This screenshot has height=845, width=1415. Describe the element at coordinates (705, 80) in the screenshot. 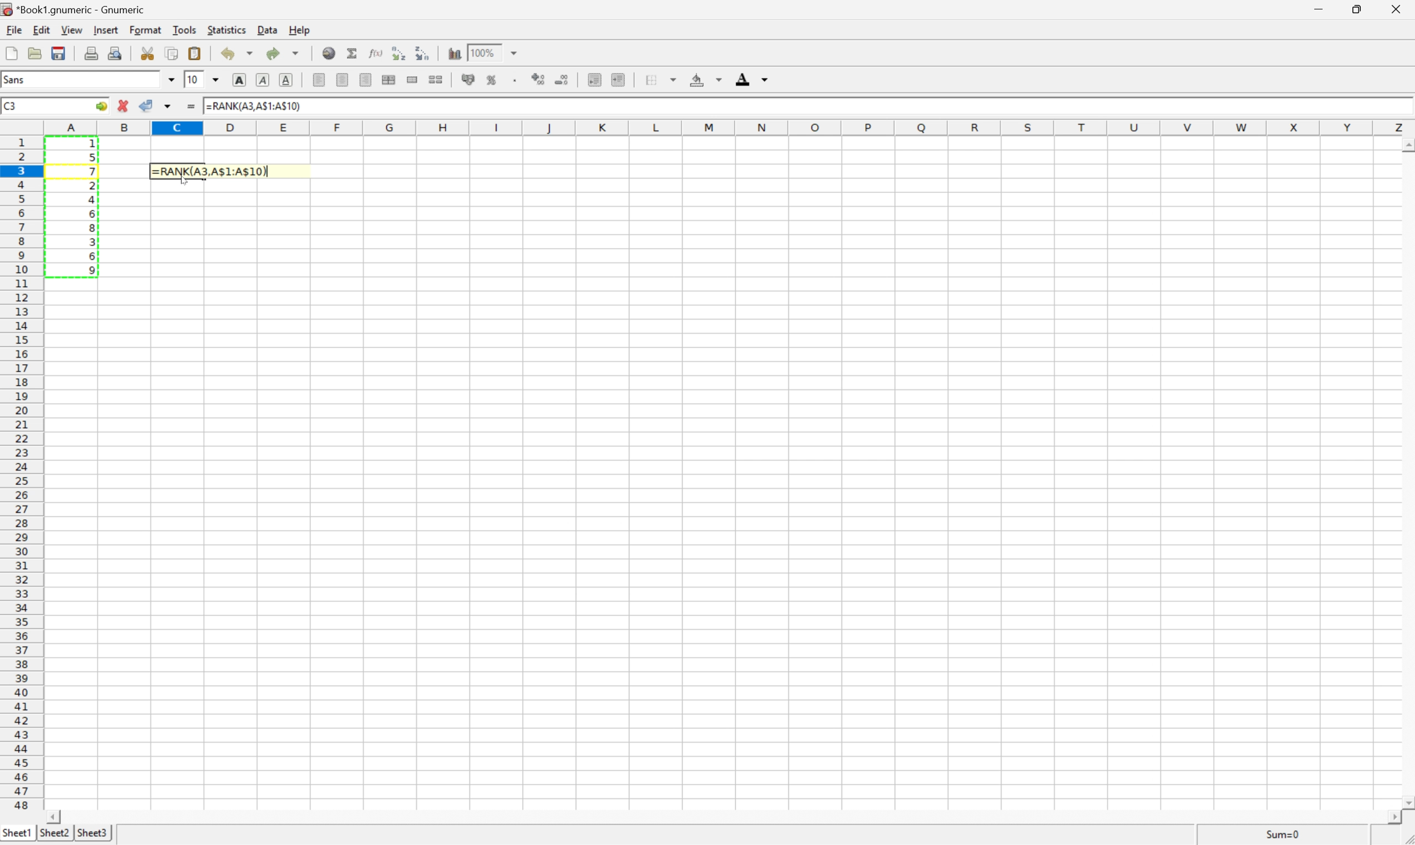

I see `background` at that location.